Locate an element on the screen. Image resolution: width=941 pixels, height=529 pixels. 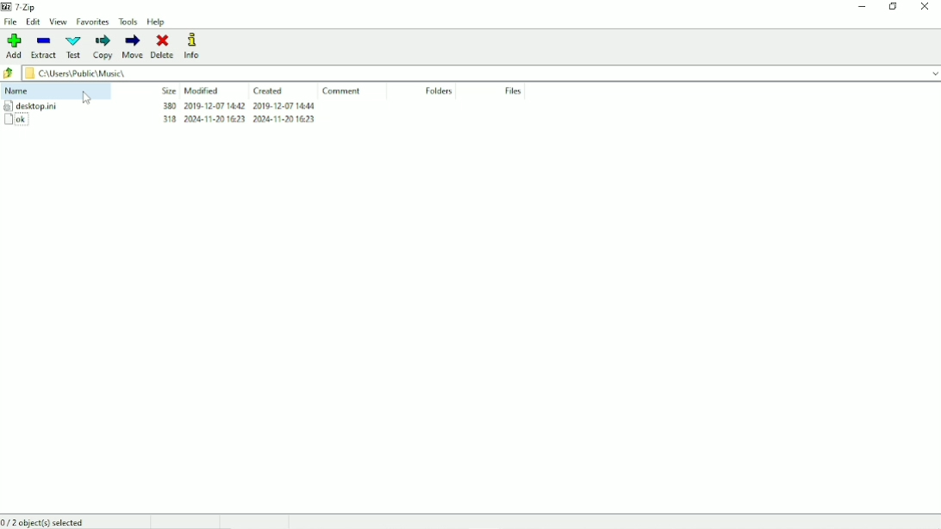
Edit is located at coordinates (34, 22).